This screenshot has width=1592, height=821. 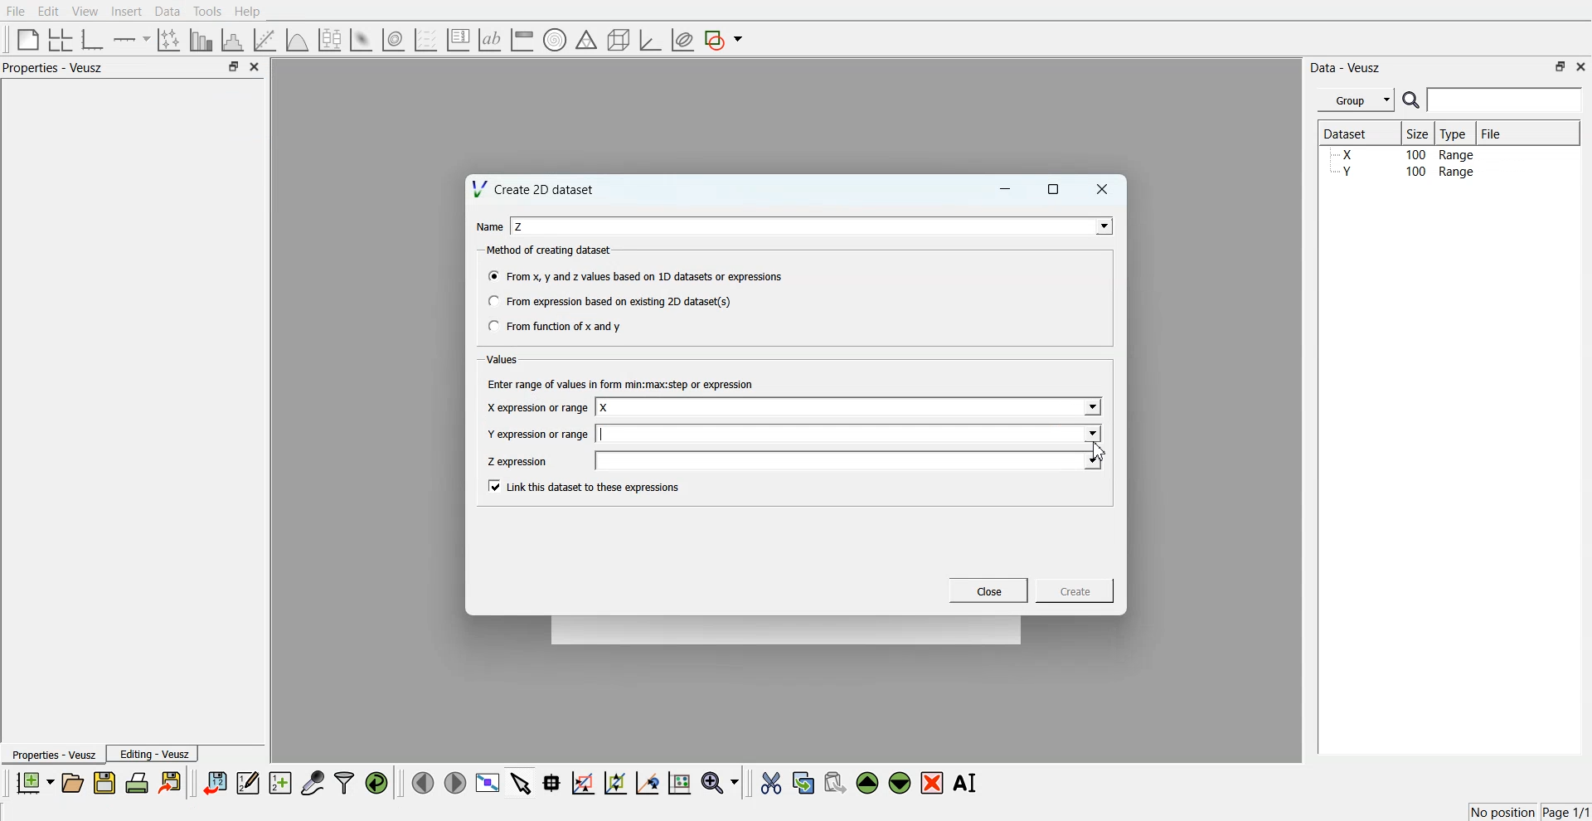 I want to click on ~~ Enter range of values in form min:max:step or expression, so click(x=621, y=383).